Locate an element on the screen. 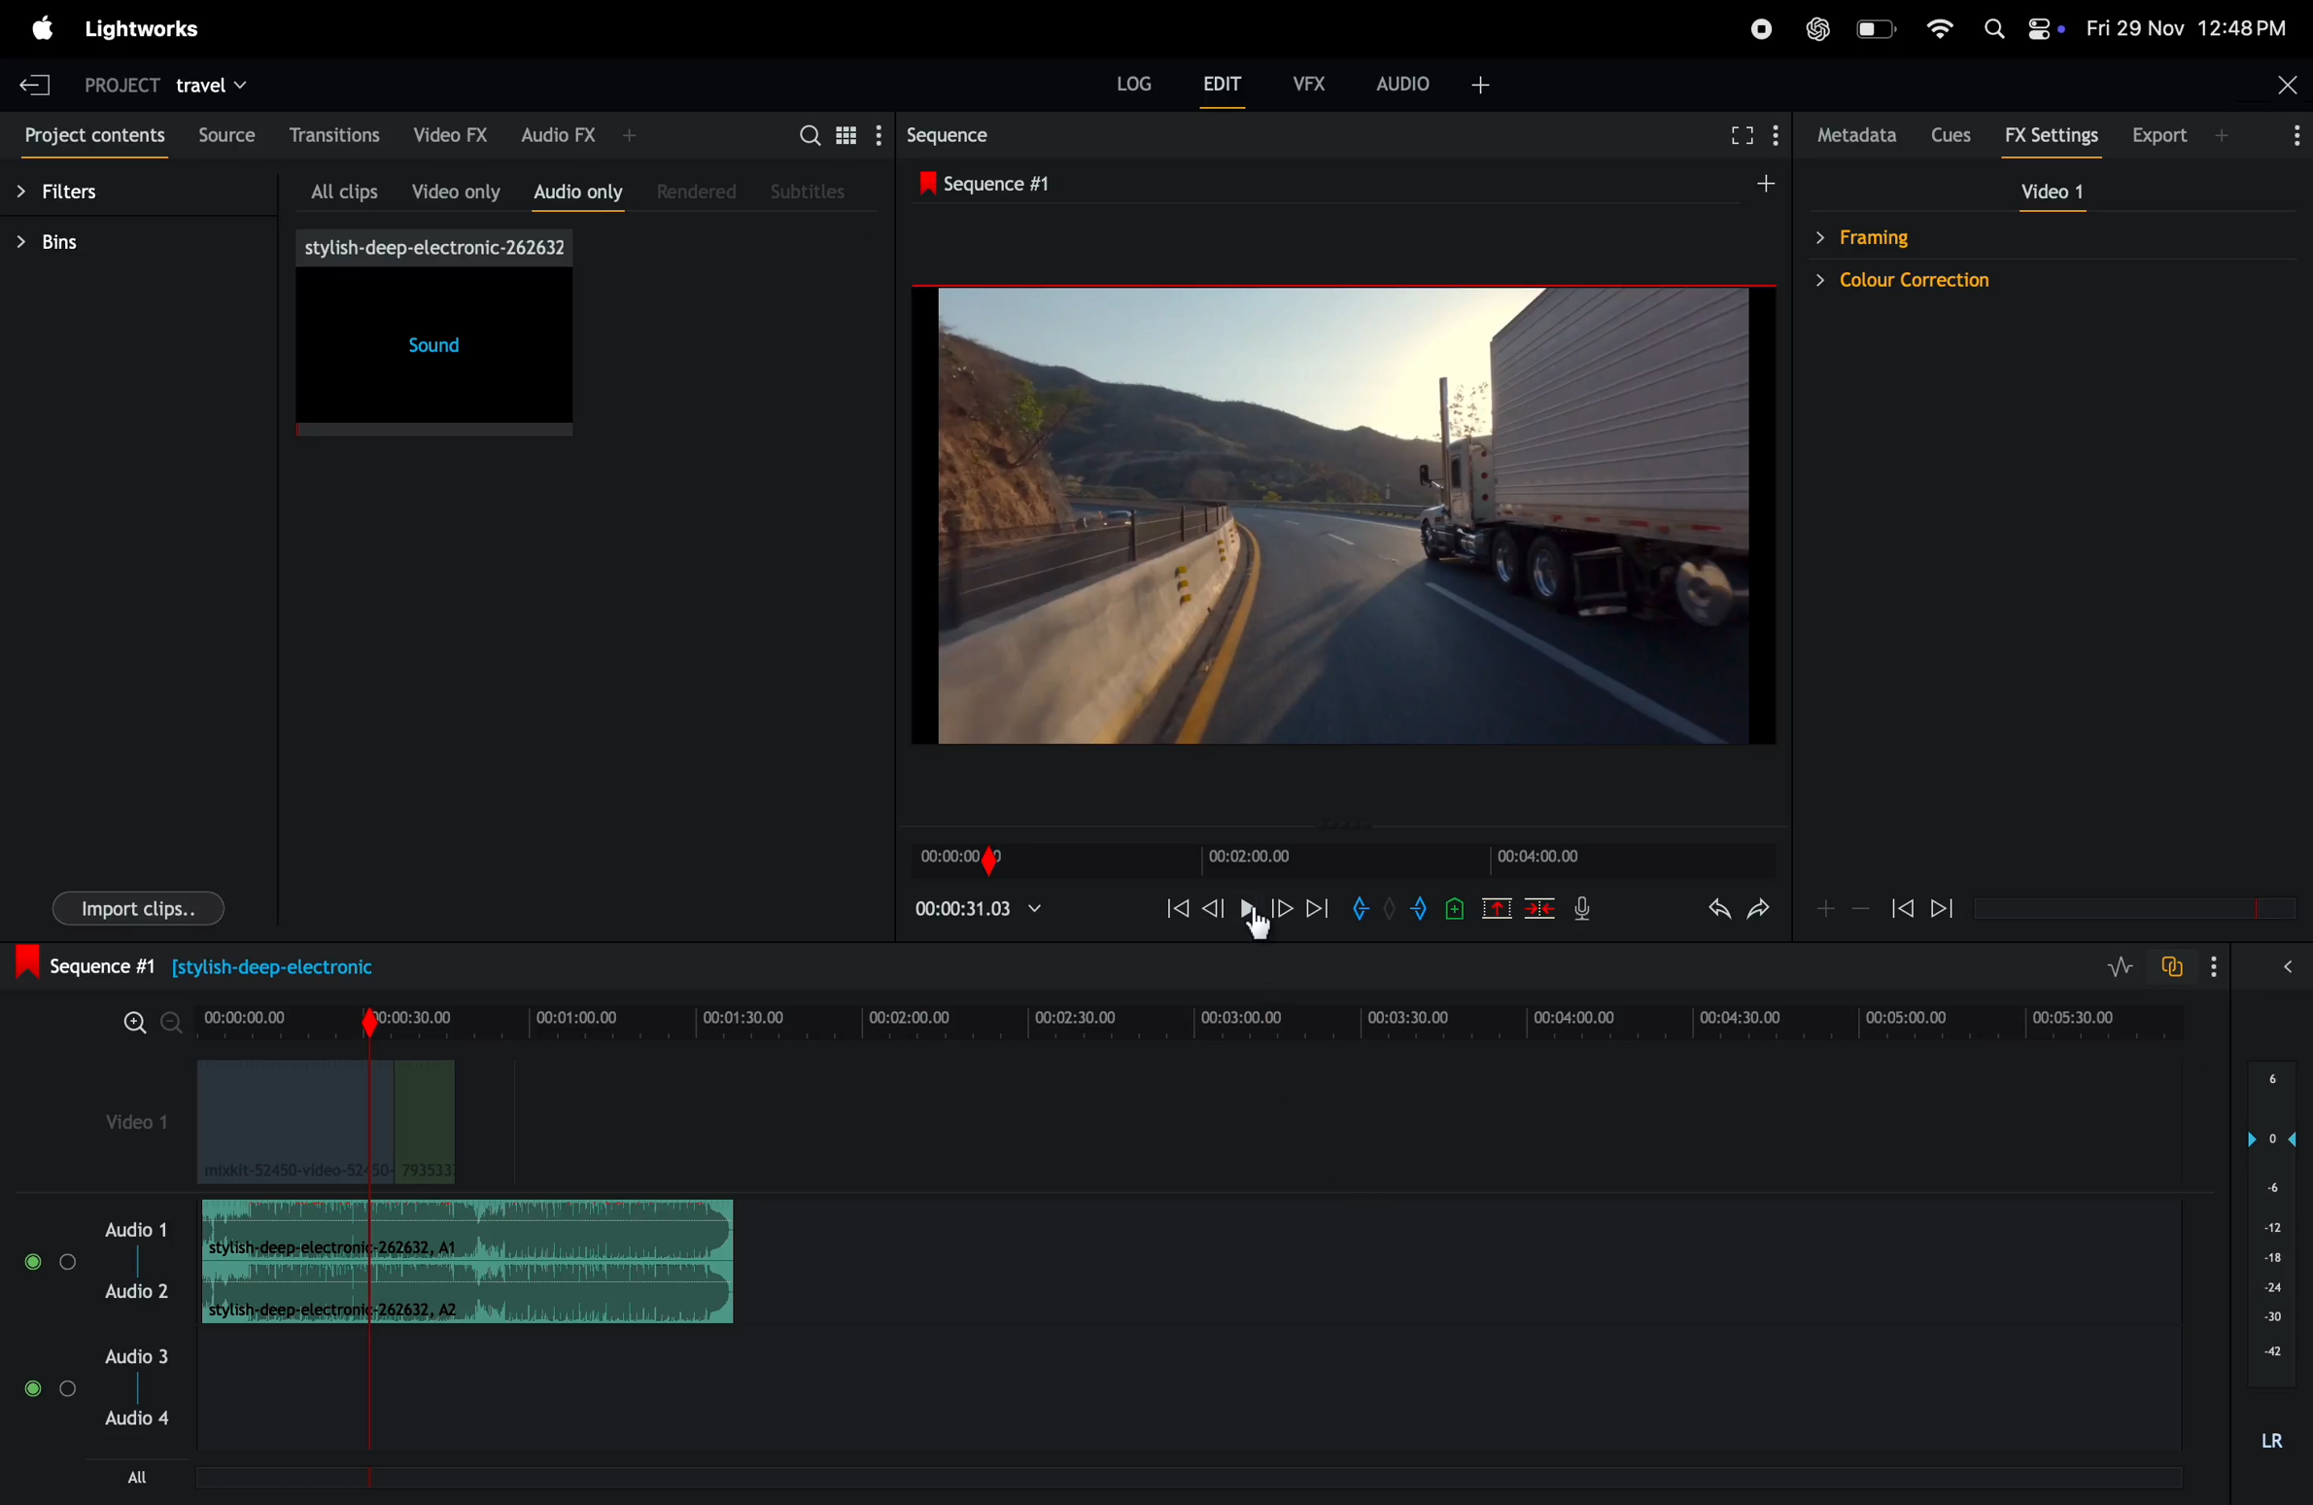  zoom in zoom out is located at coordinates (141, 1021).